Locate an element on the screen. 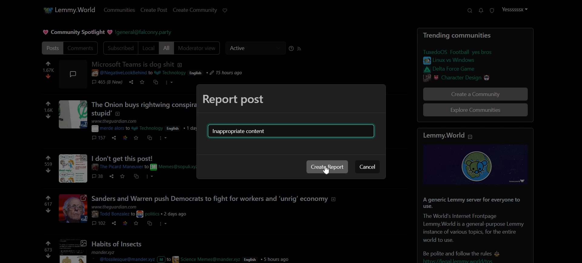  posts is located at coordinates (247, 205).